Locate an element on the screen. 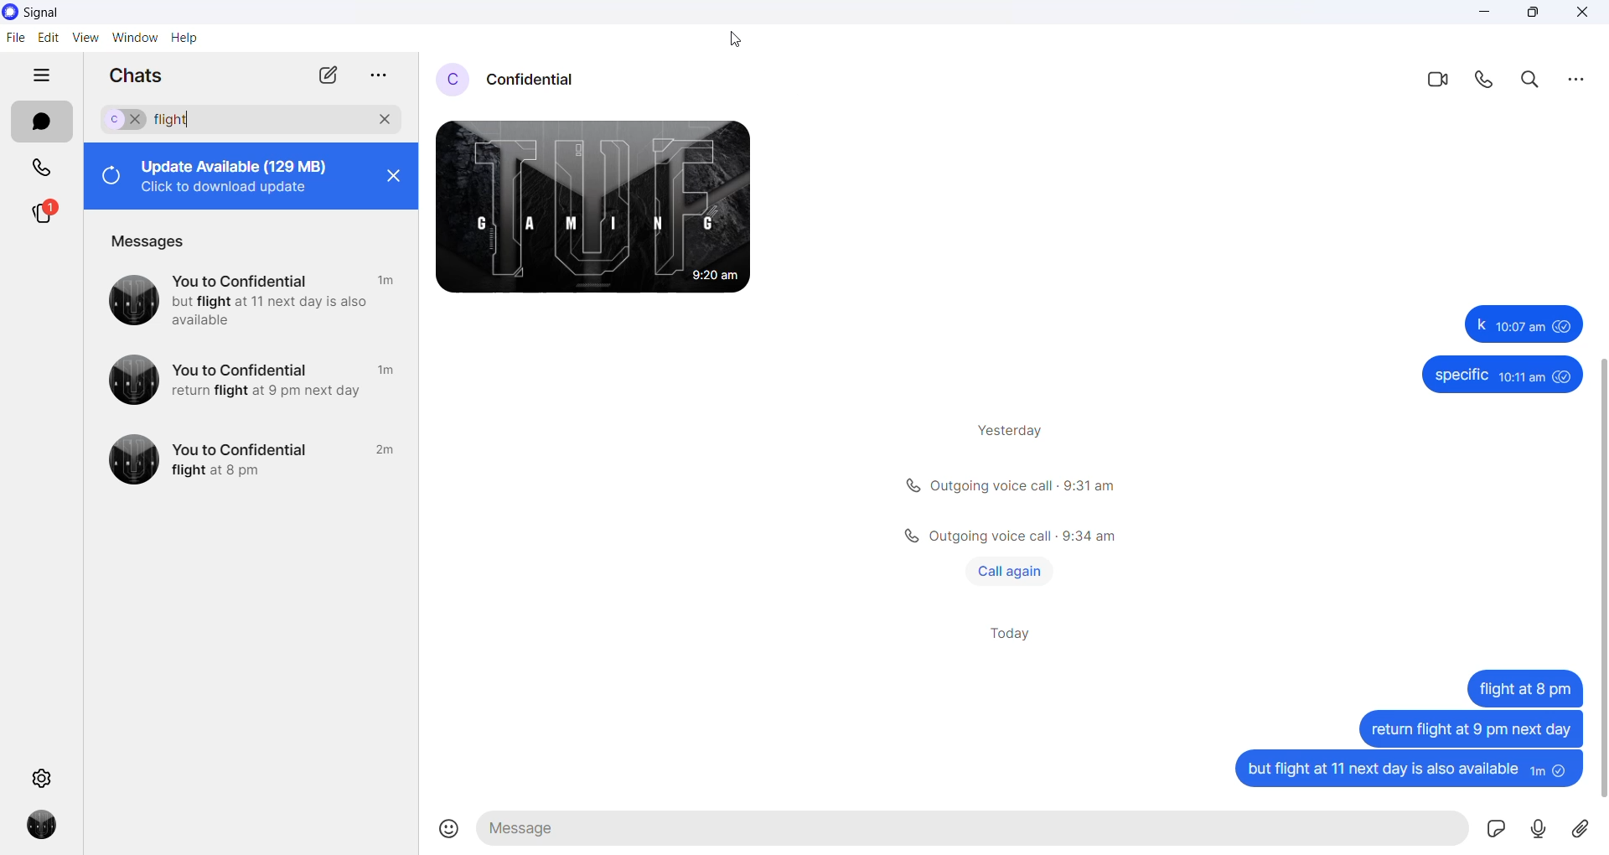 The image size is (1609, 855).  is located at coordinates (1468, 728).